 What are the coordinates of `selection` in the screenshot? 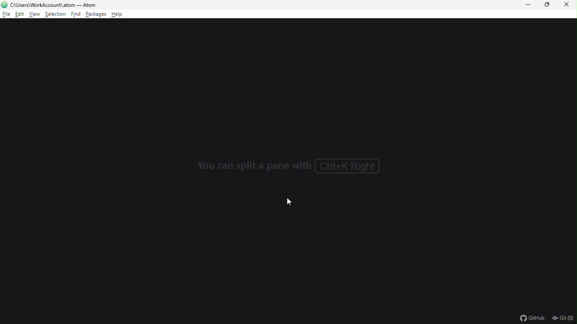 It's located at (56, 14).